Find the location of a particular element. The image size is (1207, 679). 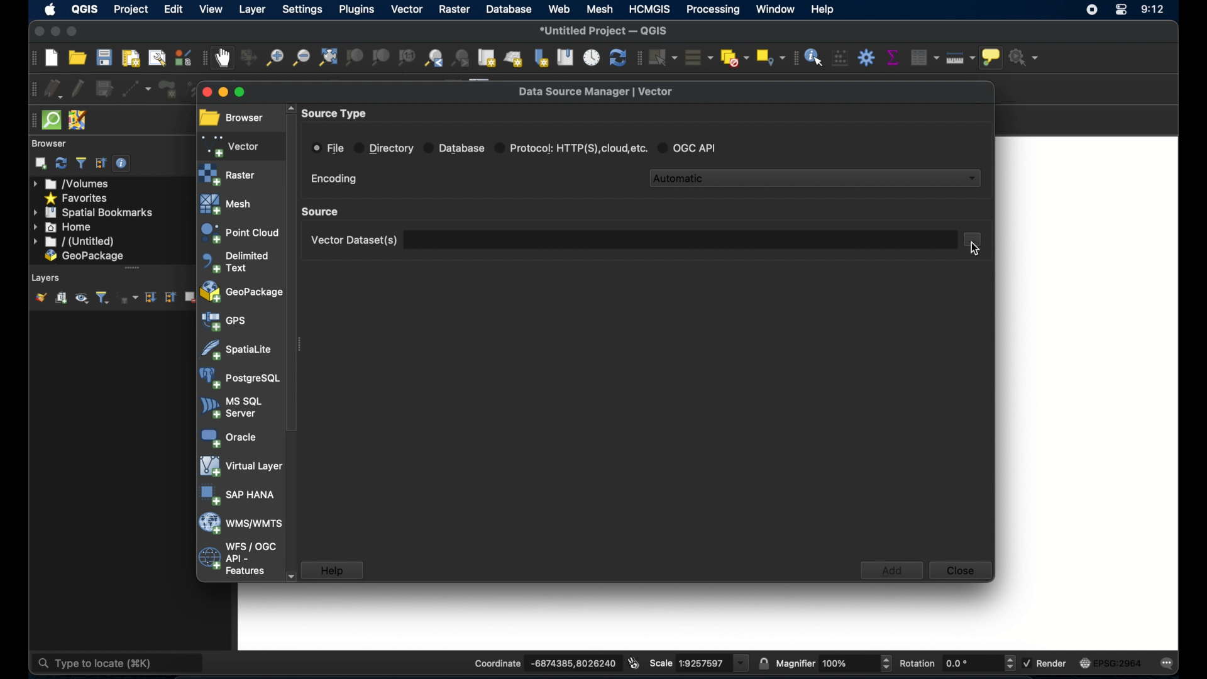

raster is located at coordinates (452, 10).